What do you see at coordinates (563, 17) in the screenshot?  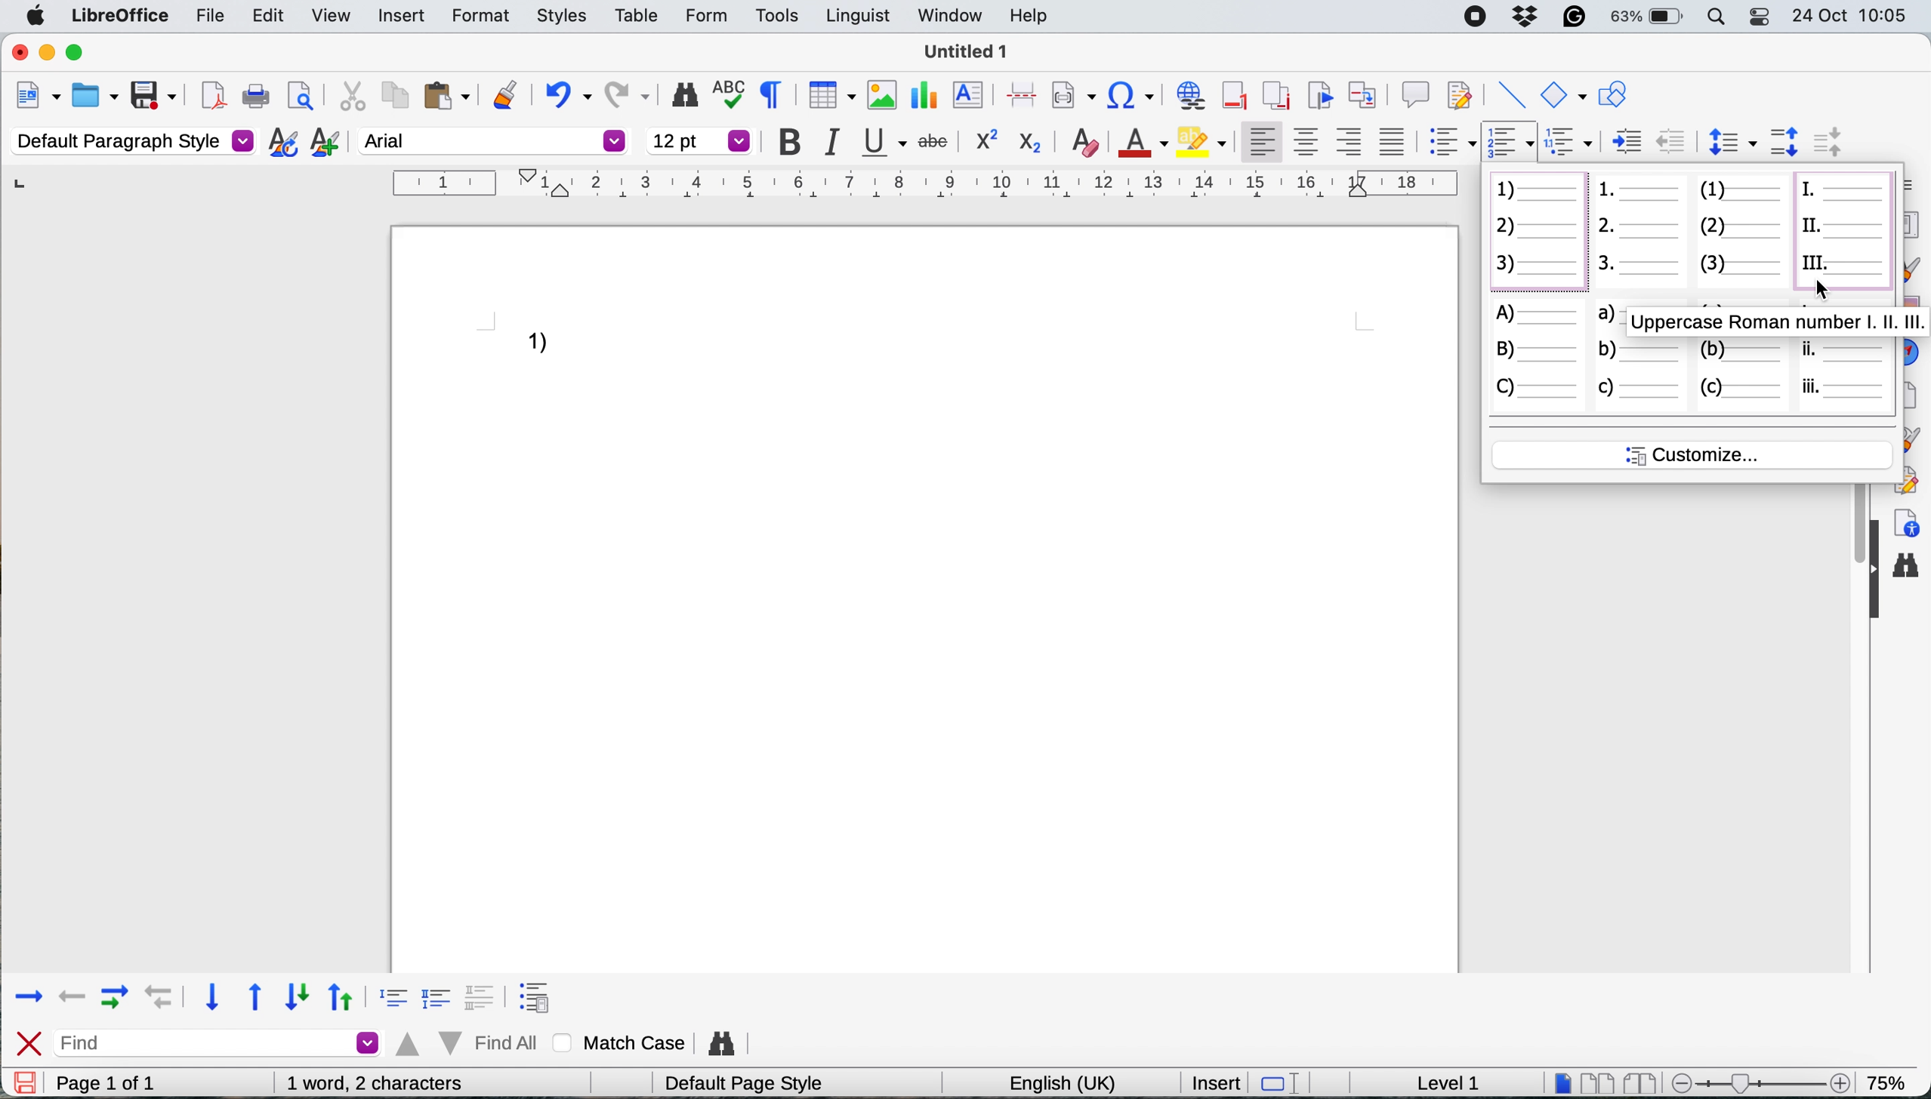 I see `styles` at bounding box center [563, 17].